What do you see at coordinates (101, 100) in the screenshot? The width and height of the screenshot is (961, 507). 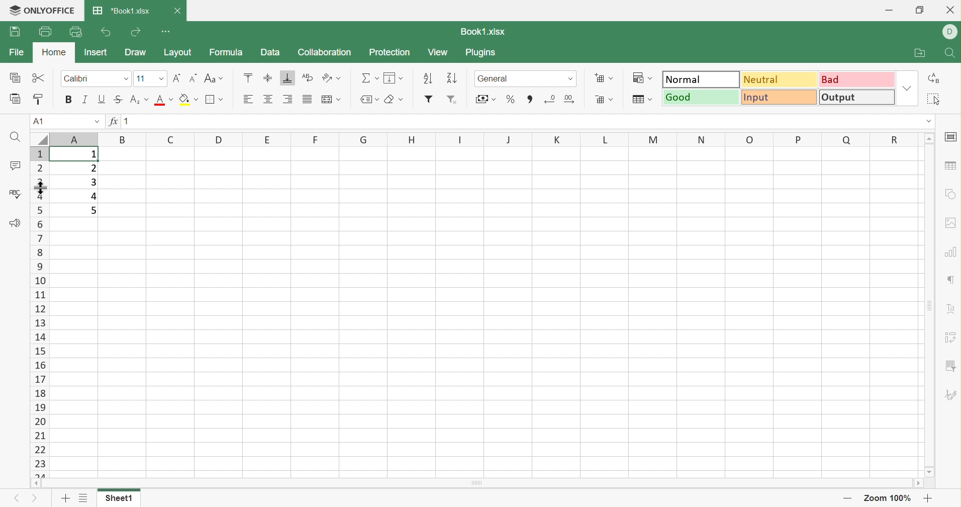 I see `Underline` at bounding box center [101, 100].